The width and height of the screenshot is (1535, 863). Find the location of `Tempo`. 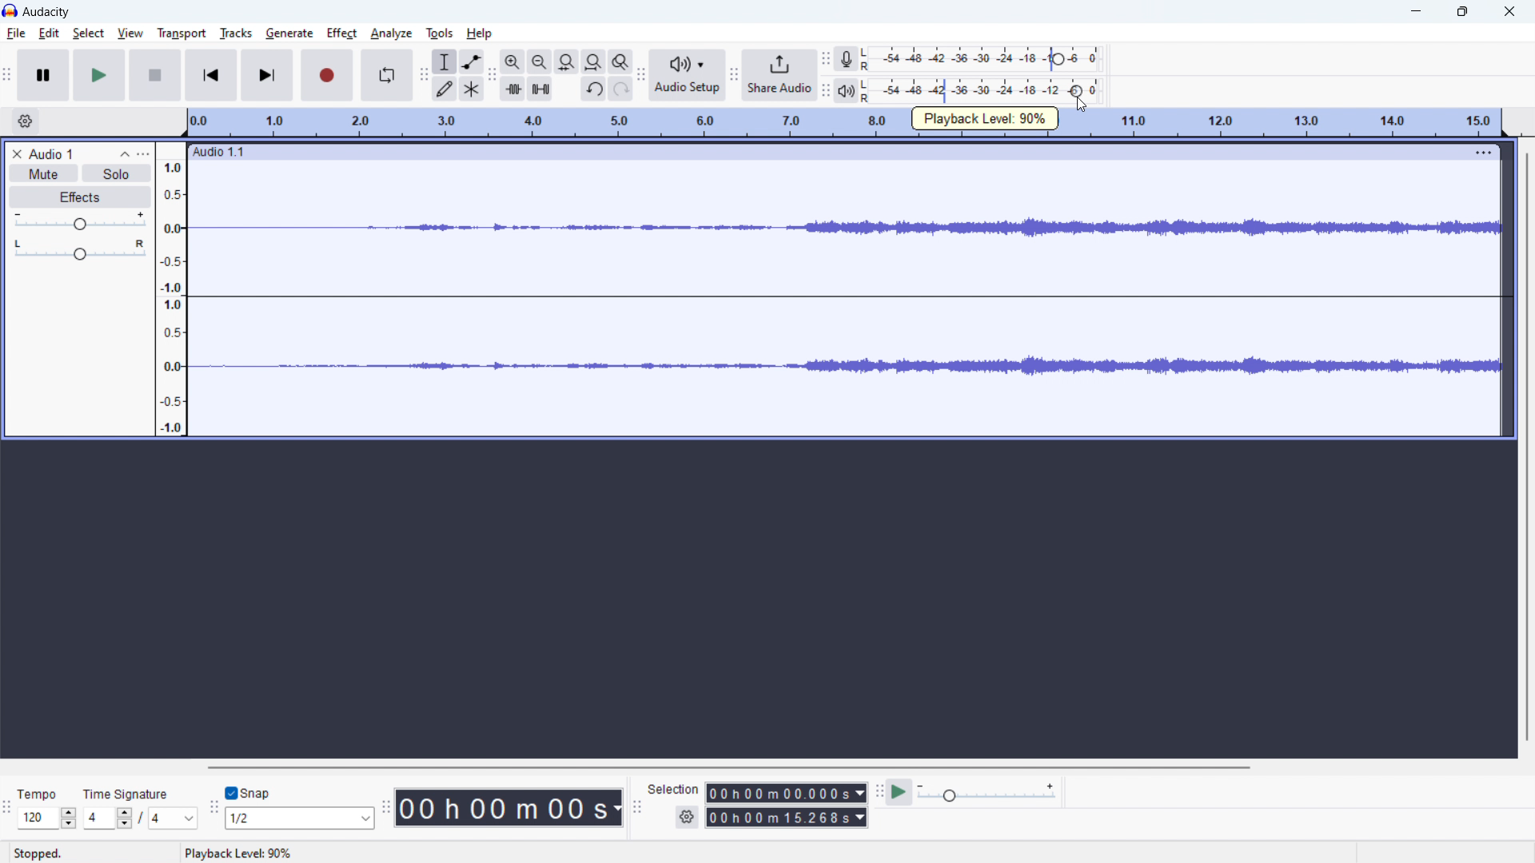

Tempo is located at coordinates (41, 792).